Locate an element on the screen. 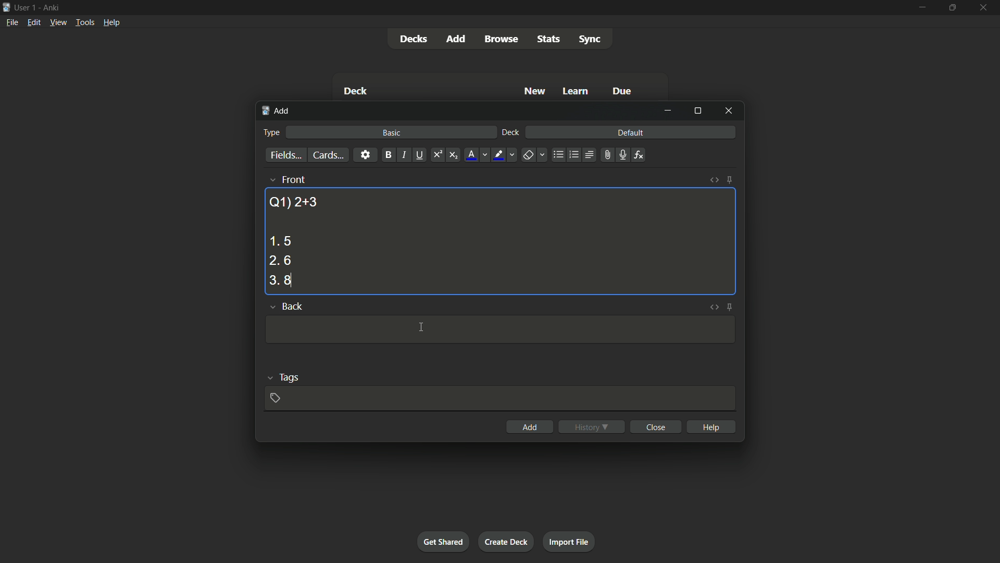 The image size is (1000, 563). toggle sticky is located at coordinates (729, 180).